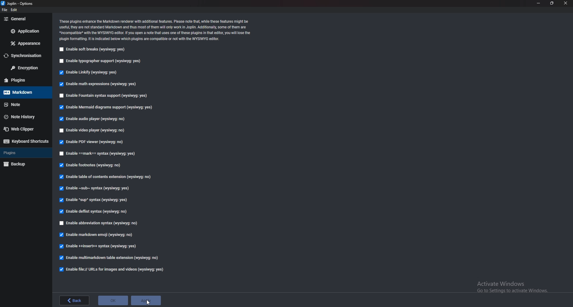 Image resolution: width=573 pixels, height=307 pixels. What do you see at coordinates (25, 141) in the screenshot?
I see `Keyboard shortcuts` at bounding box center [25, 141].